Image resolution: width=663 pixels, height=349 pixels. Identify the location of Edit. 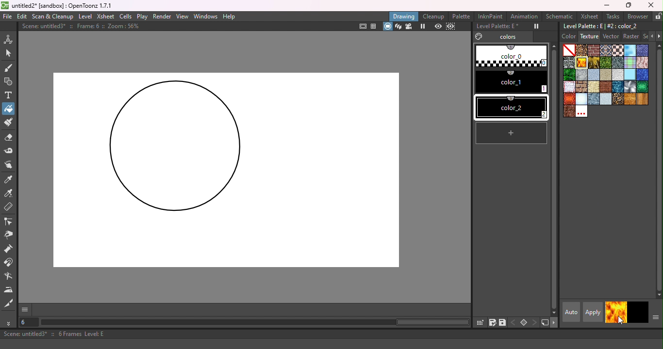
(22, 16).